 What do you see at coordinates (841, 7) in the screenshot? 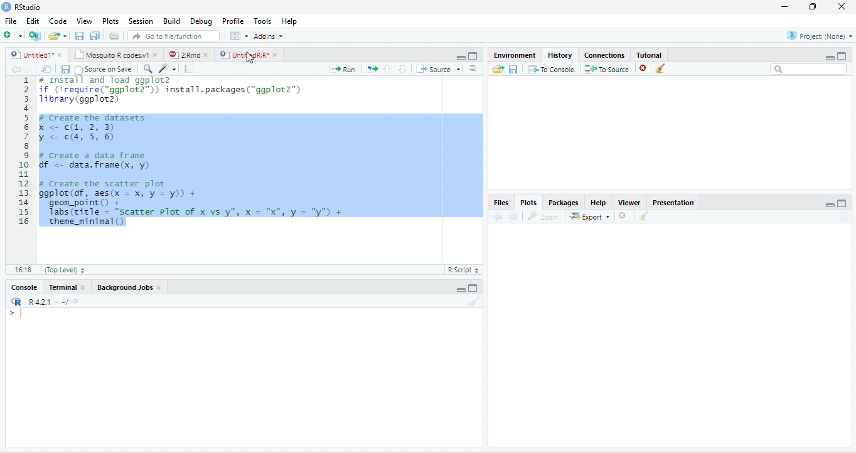
I see `close` at bounding box center [841, 7].